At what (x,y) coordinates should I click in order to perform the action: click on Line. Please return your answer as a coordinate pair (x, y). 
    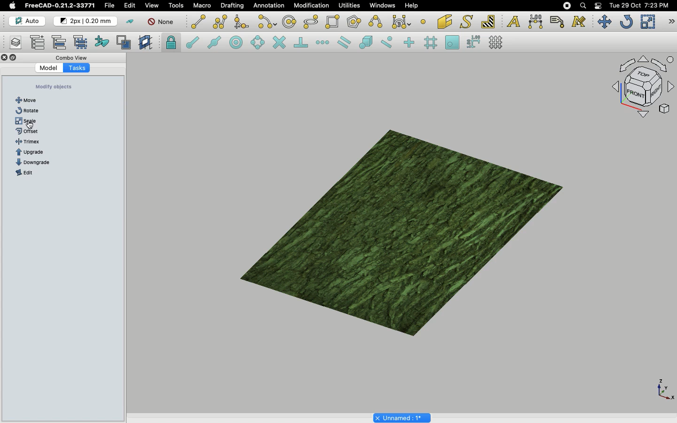
    Looking at the image, I should click on (197, 22).